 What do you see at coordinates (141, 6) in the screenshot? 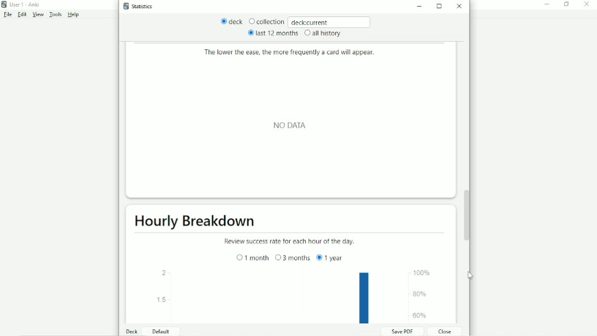
I see `Statistics` at bounding box center [141, 6].